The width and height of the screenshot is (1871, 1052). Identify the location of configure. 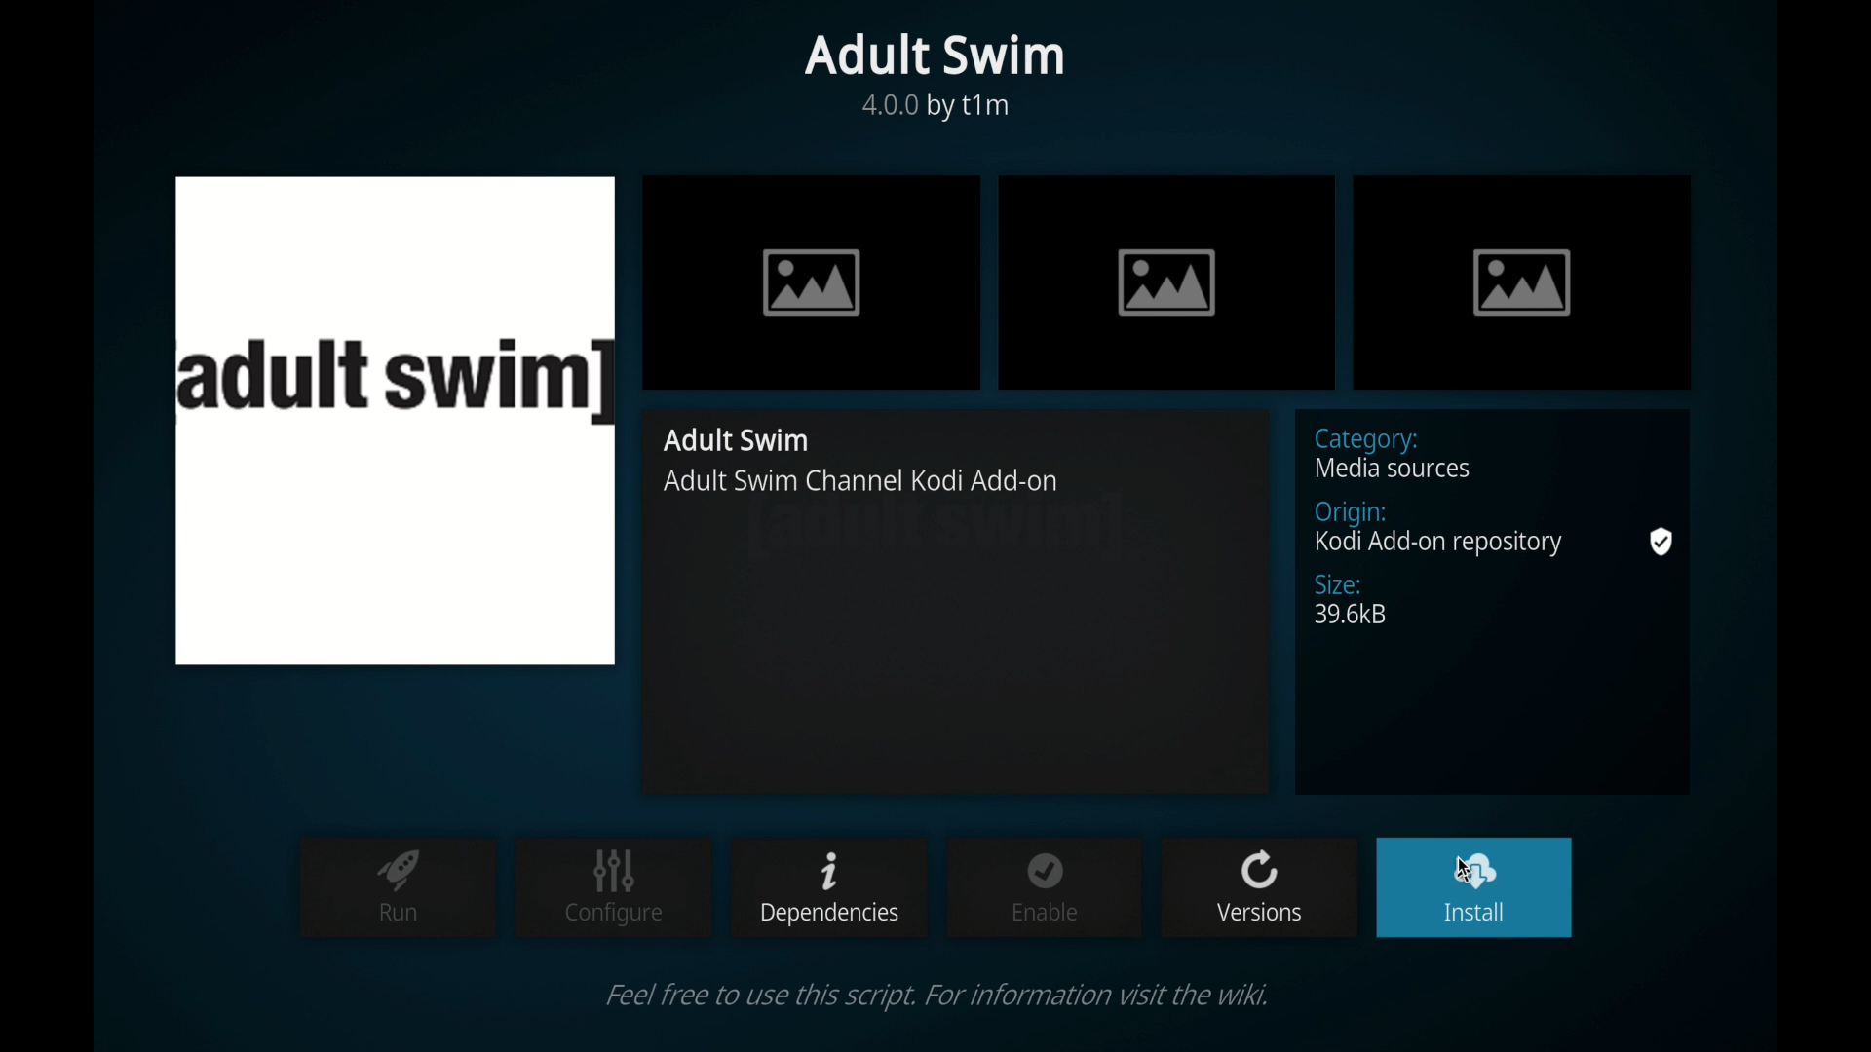
(614, 887).